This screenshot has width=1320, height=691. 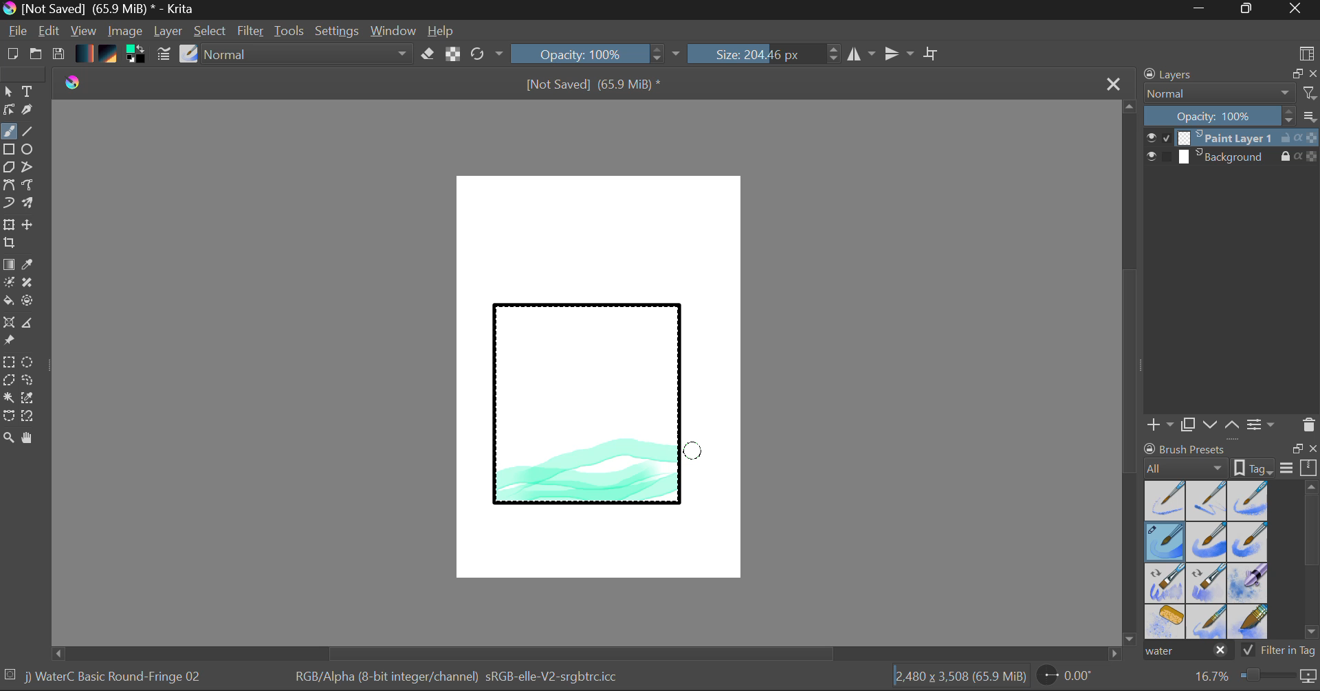 I want to click on Rectangle Selection Tool, so click(x=8, y=364).